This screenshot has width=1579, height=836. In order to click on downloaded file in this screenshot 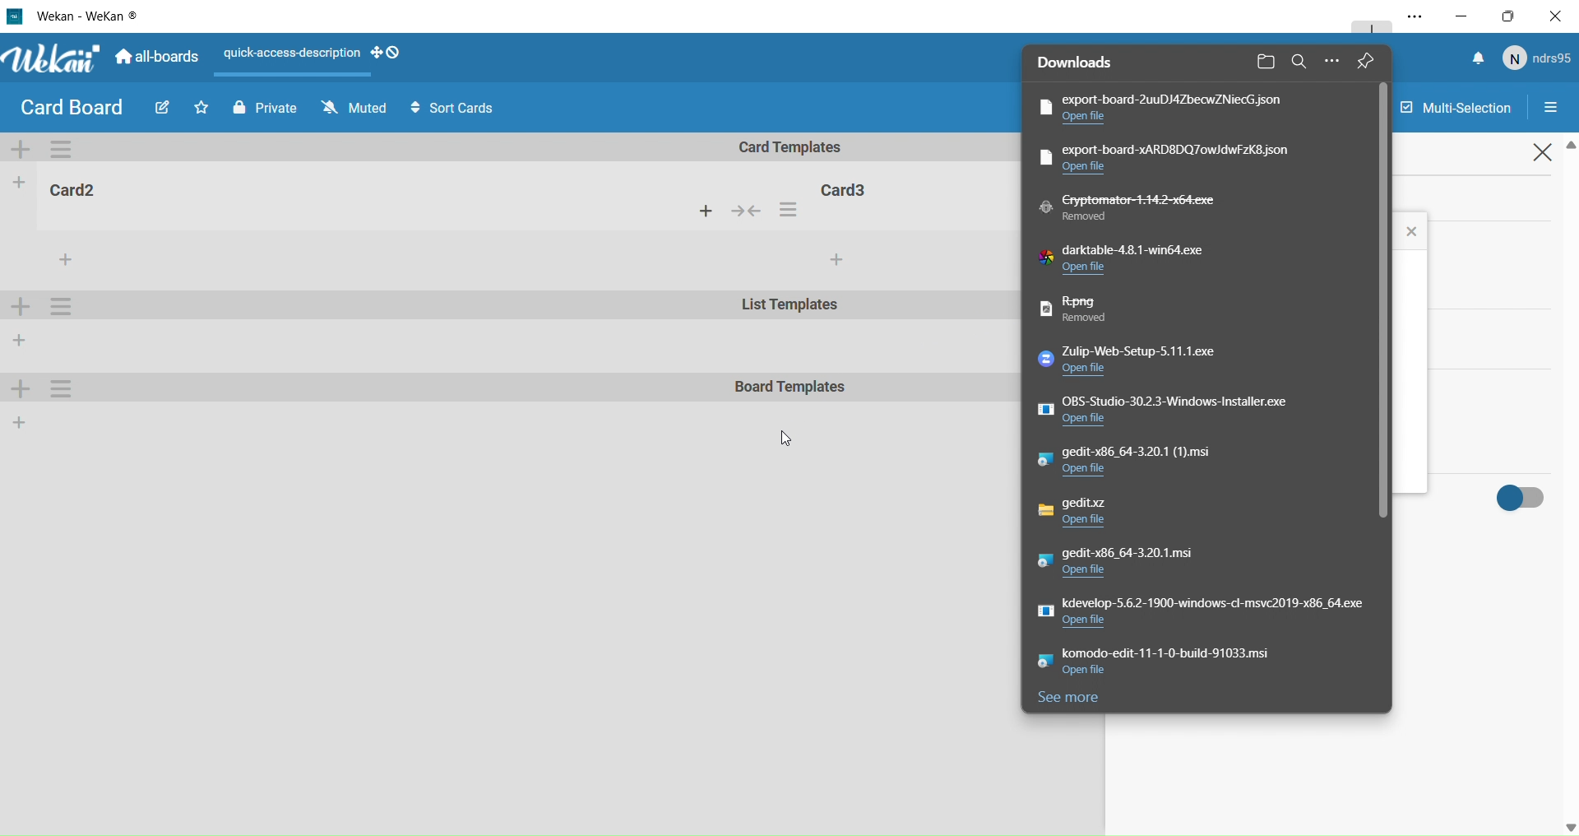, I will do `click(1212, 663)`.